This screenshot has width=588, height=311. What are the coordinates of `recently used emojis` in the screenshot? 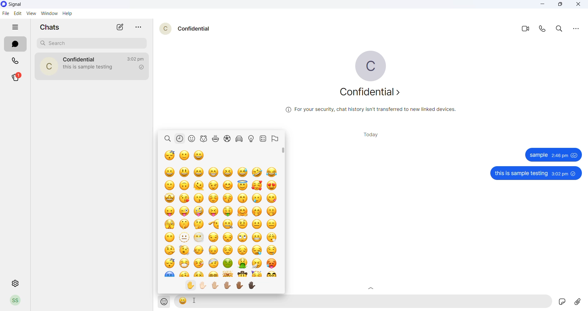 It's located at (181, 139).